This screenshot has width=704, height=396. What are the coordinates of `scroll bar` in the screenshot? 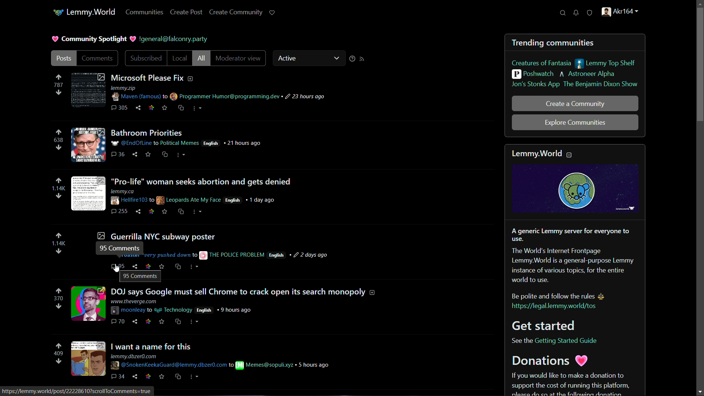 It's located at (700, 65).